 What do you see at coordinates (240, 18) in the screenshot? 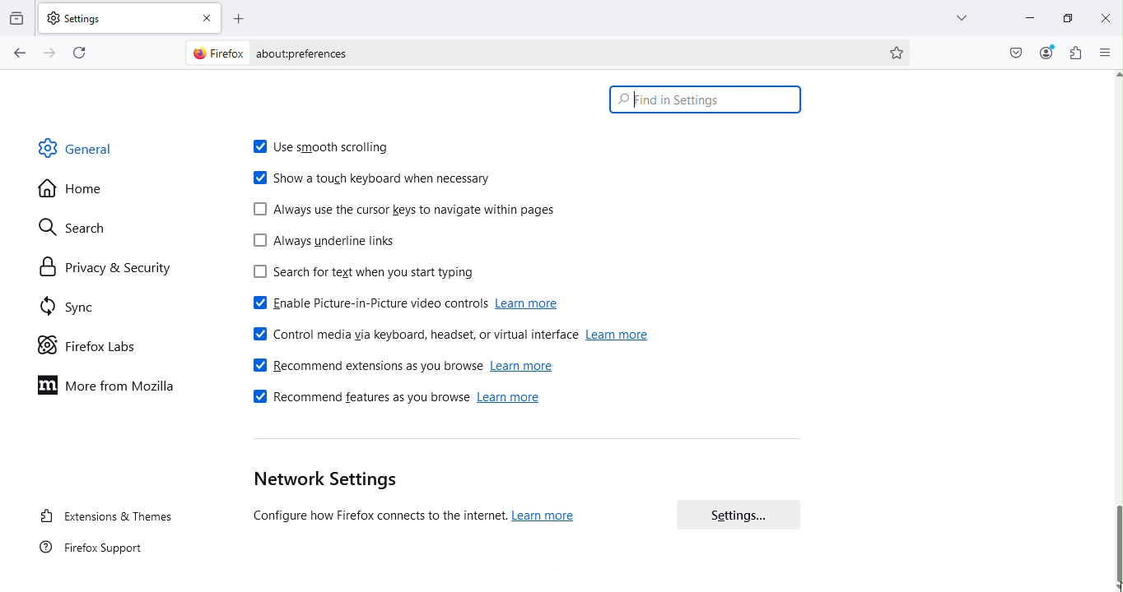
I see `Open a new tab` at bounding box center [240, 18].